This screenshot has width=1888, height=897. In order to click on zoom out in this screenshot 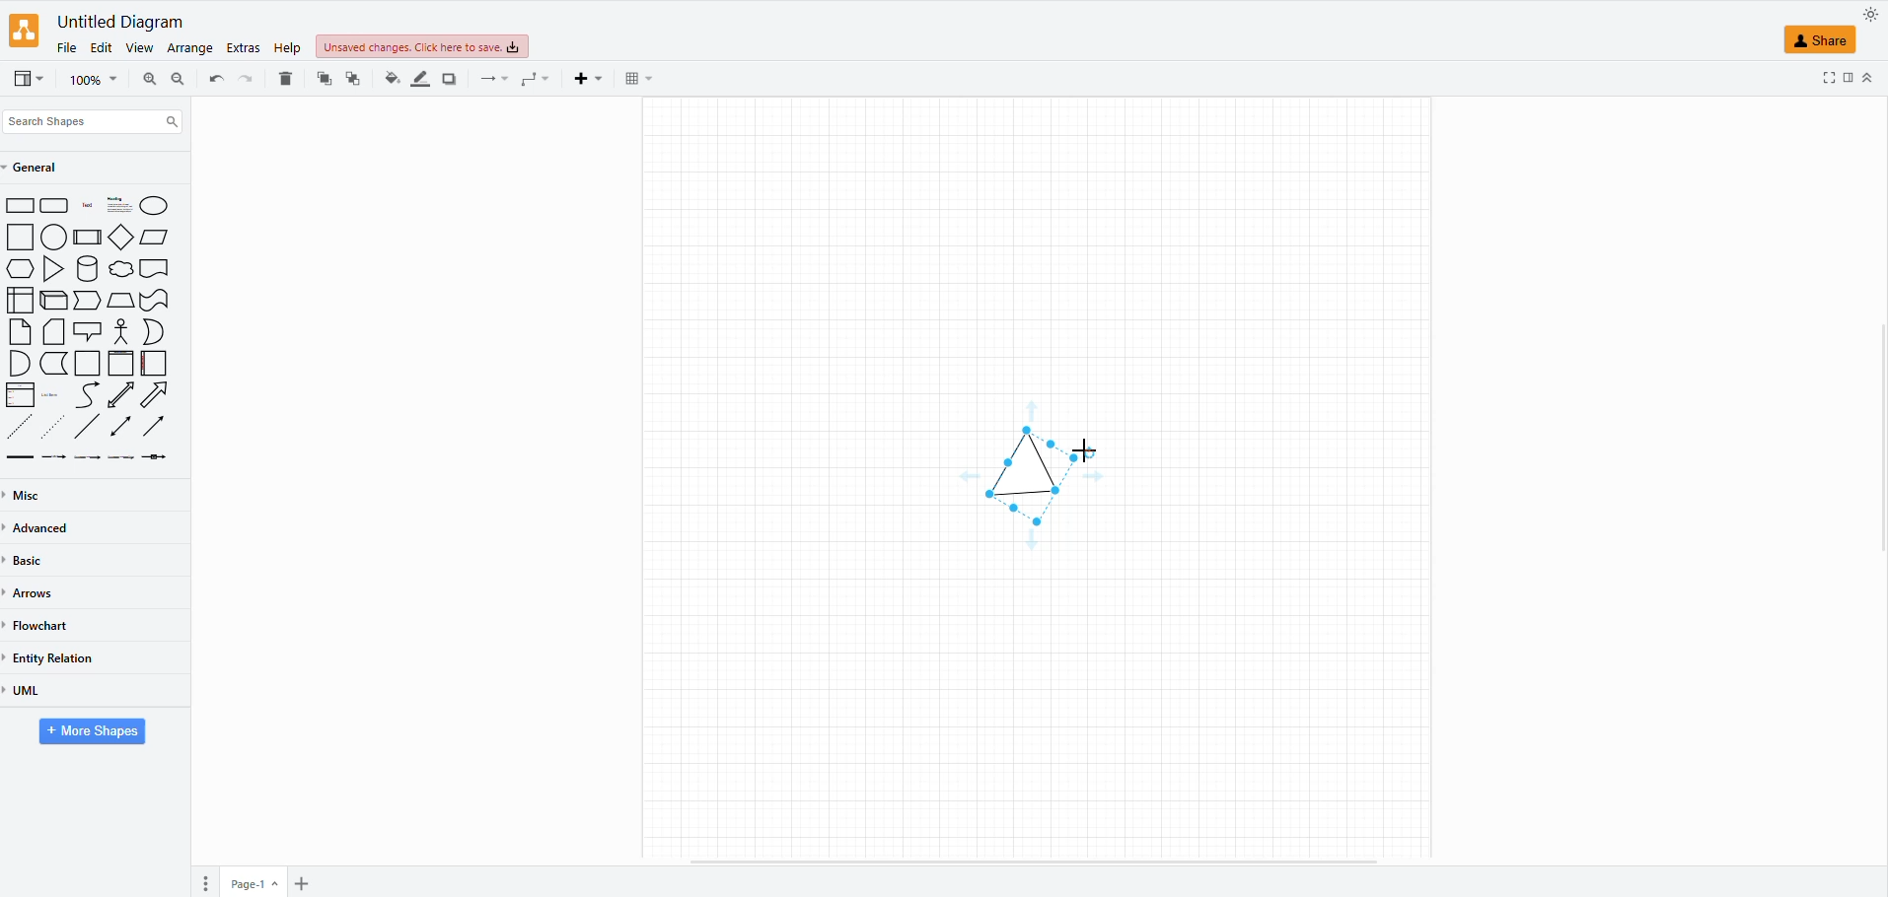, I will do `click(147, 76)`.